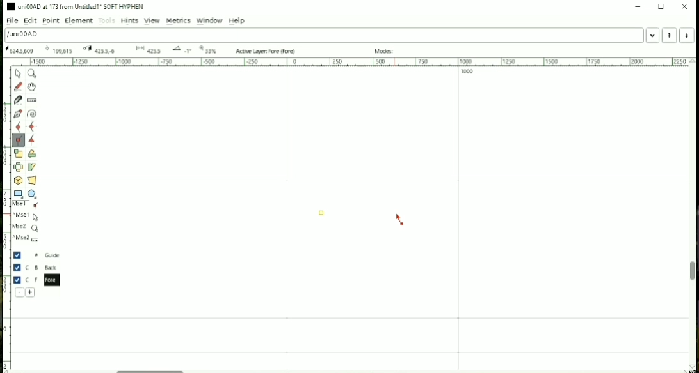 The image size is (699, 373). Describe the element at coordinates (350, 62) in the screenshot. I see `Horizontal scale` at that location.